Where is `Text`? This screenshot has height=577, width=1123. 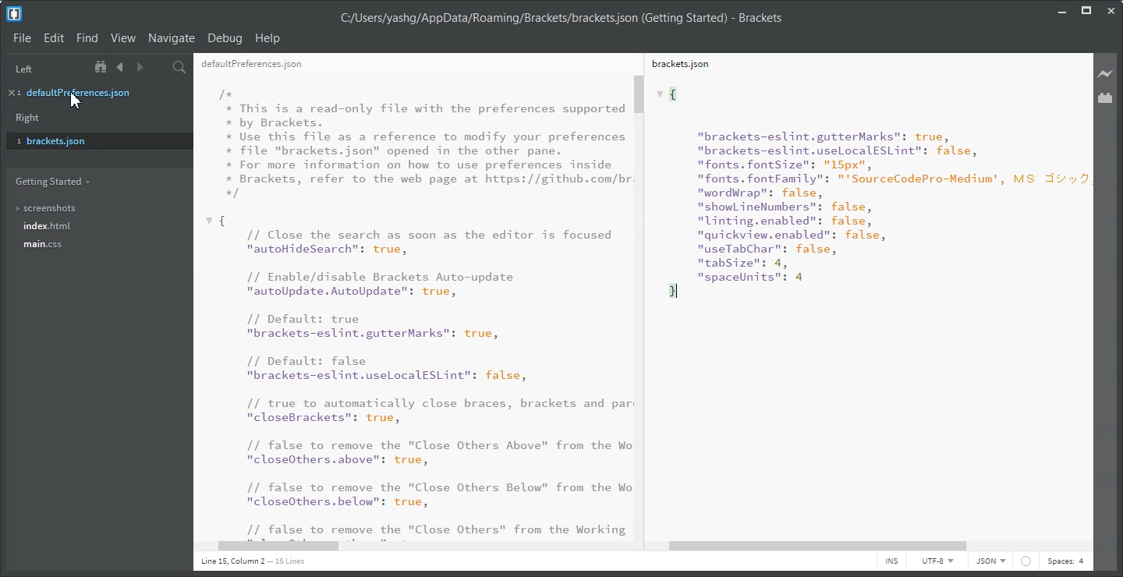
Text is located at coordinates (863, 306).